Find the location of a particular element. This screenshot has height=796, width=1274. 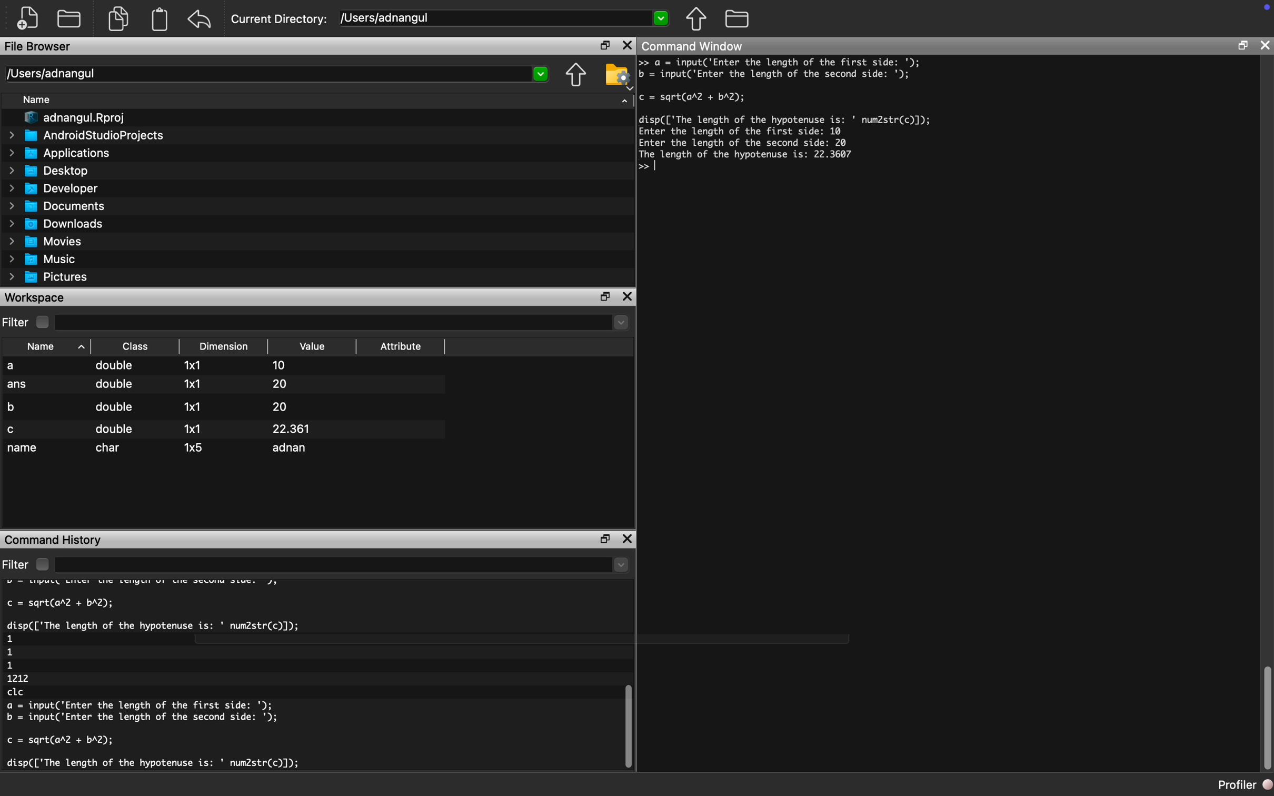

name is located at coordinates (24, 449).